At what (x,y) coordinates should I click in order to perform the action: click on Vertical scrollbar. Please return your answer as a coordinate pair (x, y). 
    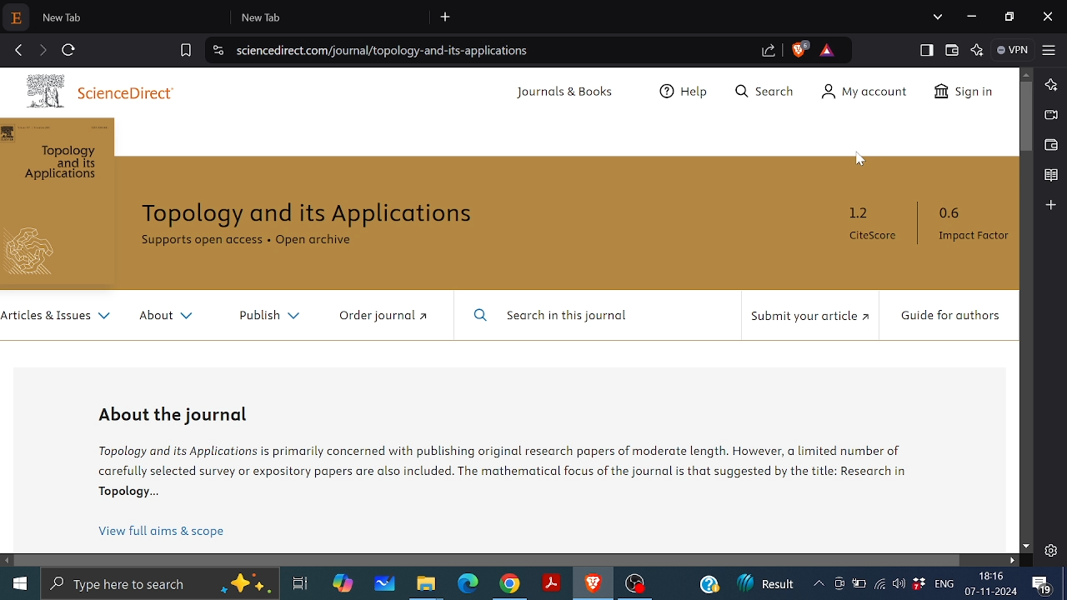
    Looking at the image, I should click on (1026, 117).